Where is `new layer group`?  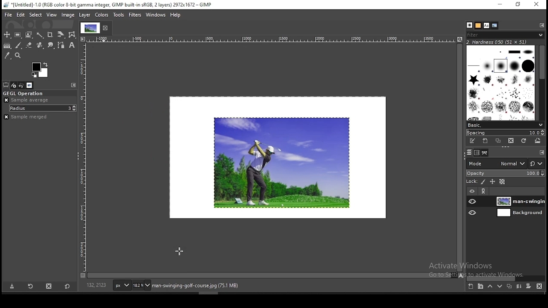
new layer group is located at coordinates (481, 287).